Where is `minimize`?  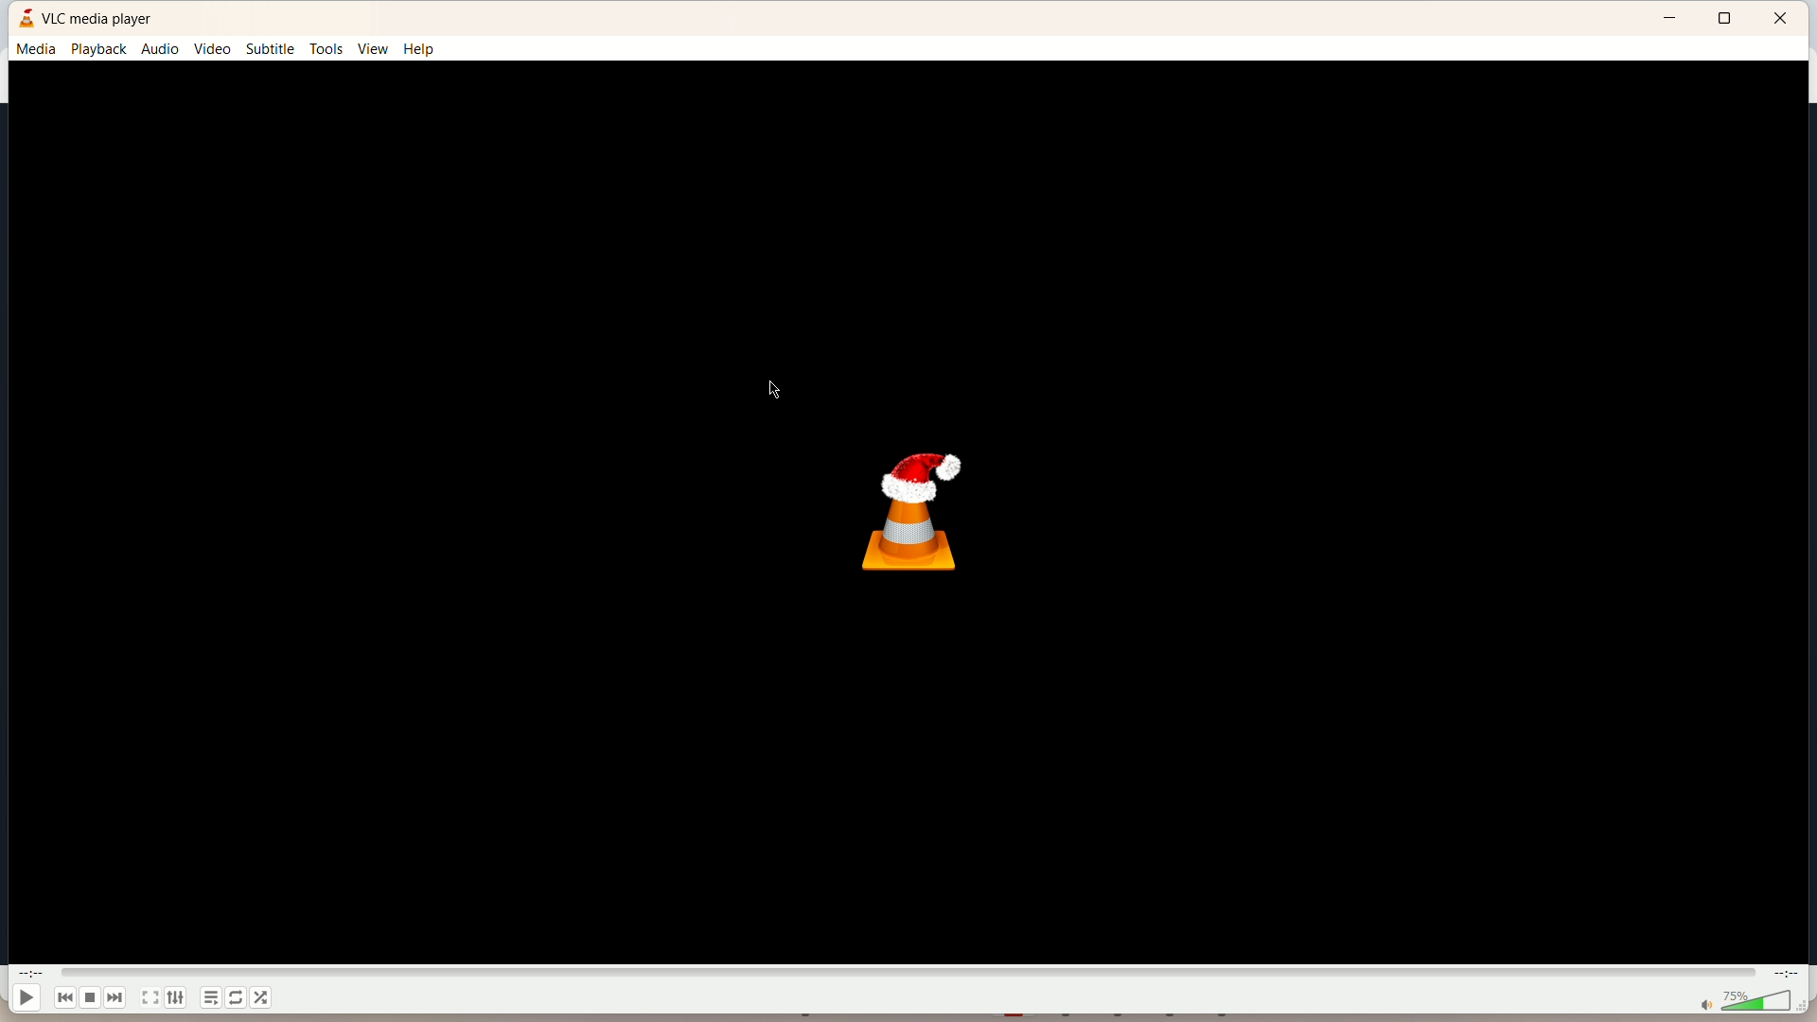
minimize is located at coordinates (1663, 19).